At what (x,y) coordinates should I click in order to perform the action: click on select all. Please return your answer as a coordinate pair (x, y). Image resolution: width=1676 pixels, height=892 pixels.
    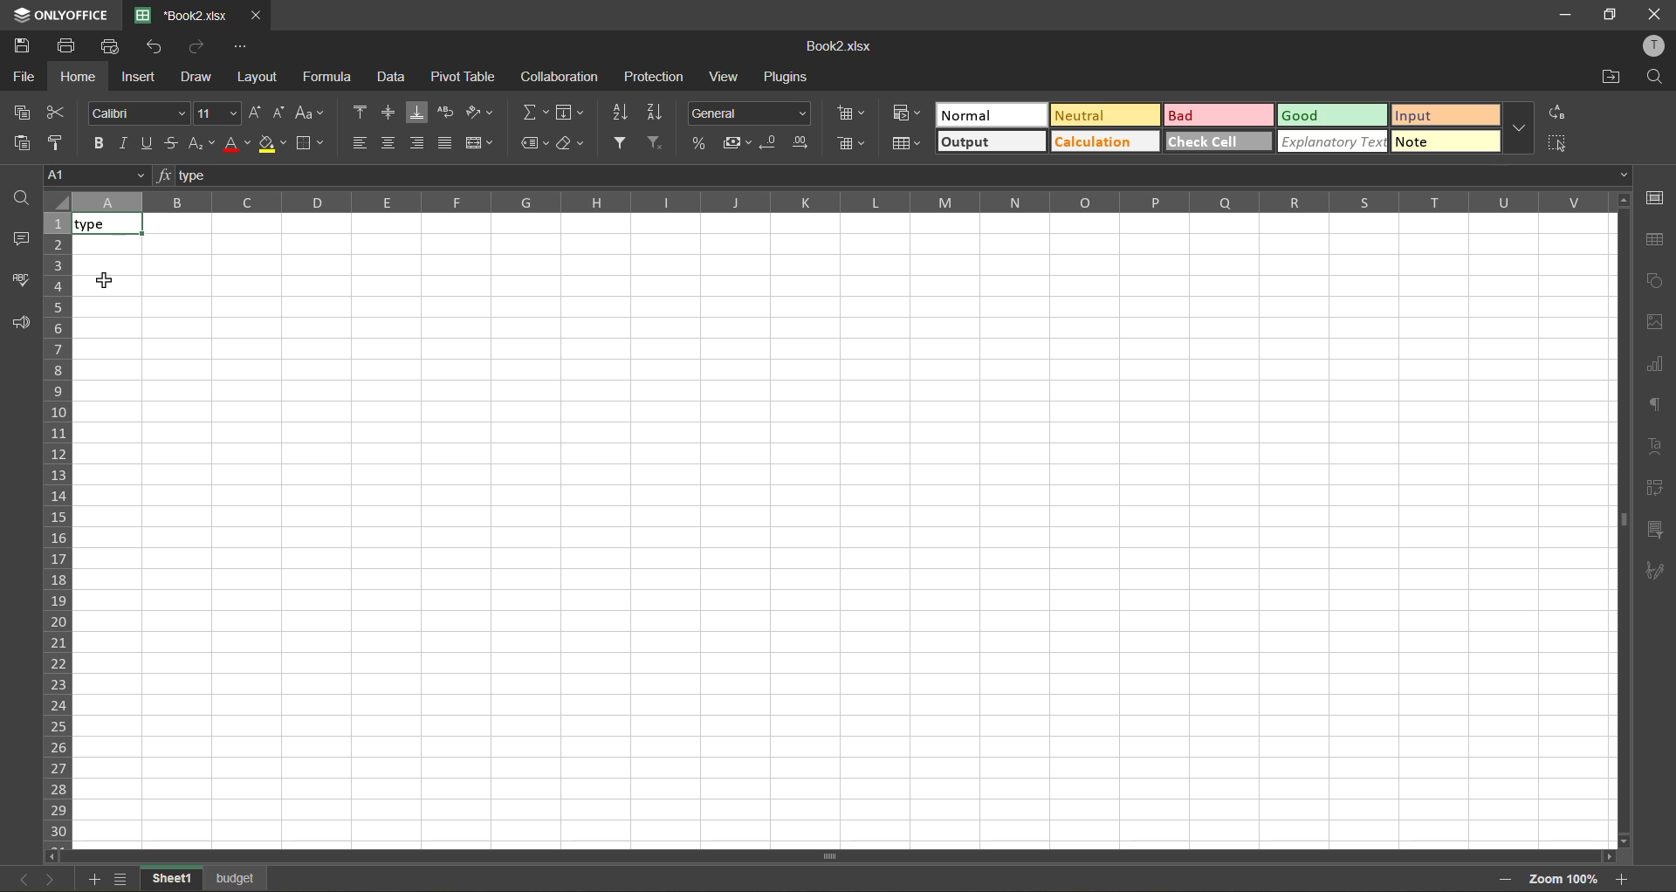
    Looking at the image, I should click on (1559, 145).